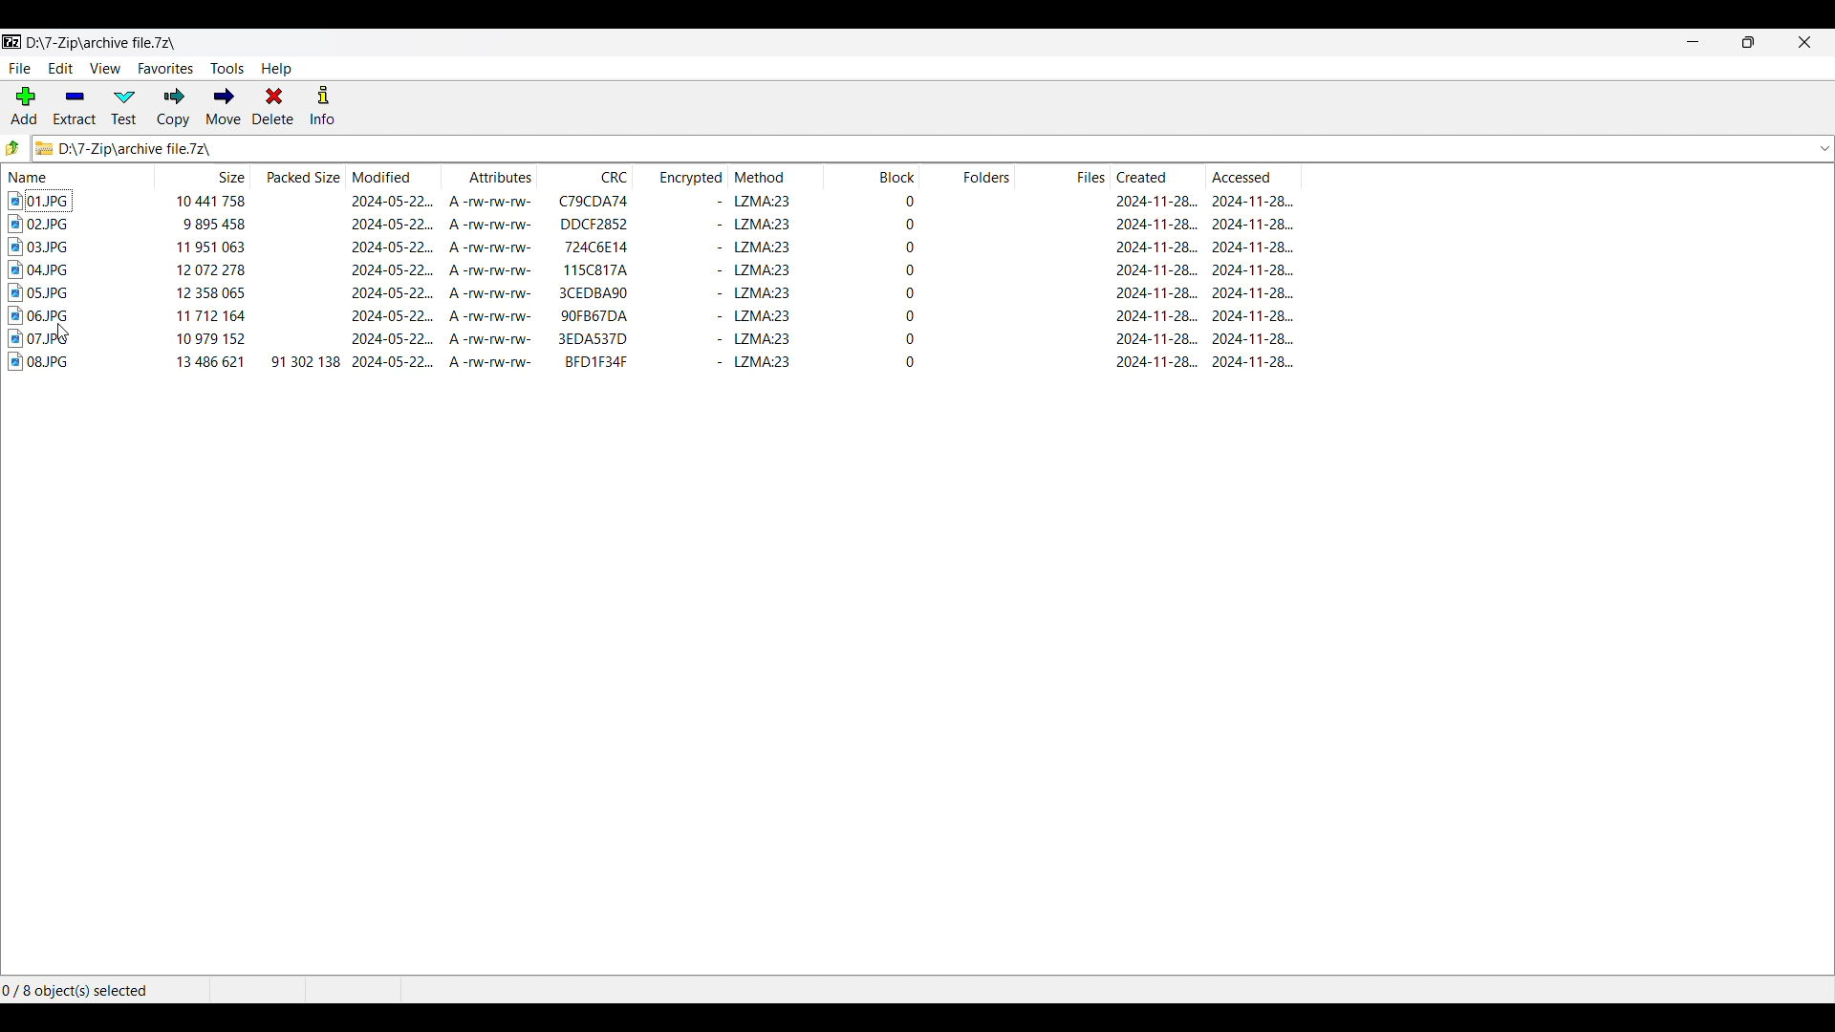 Image resolution: width=1835 pixels, height=1032 pixels. What do you see at coordinates (39, 338) in the screenshot?
I see `image file` at bounding box center [39, 338].